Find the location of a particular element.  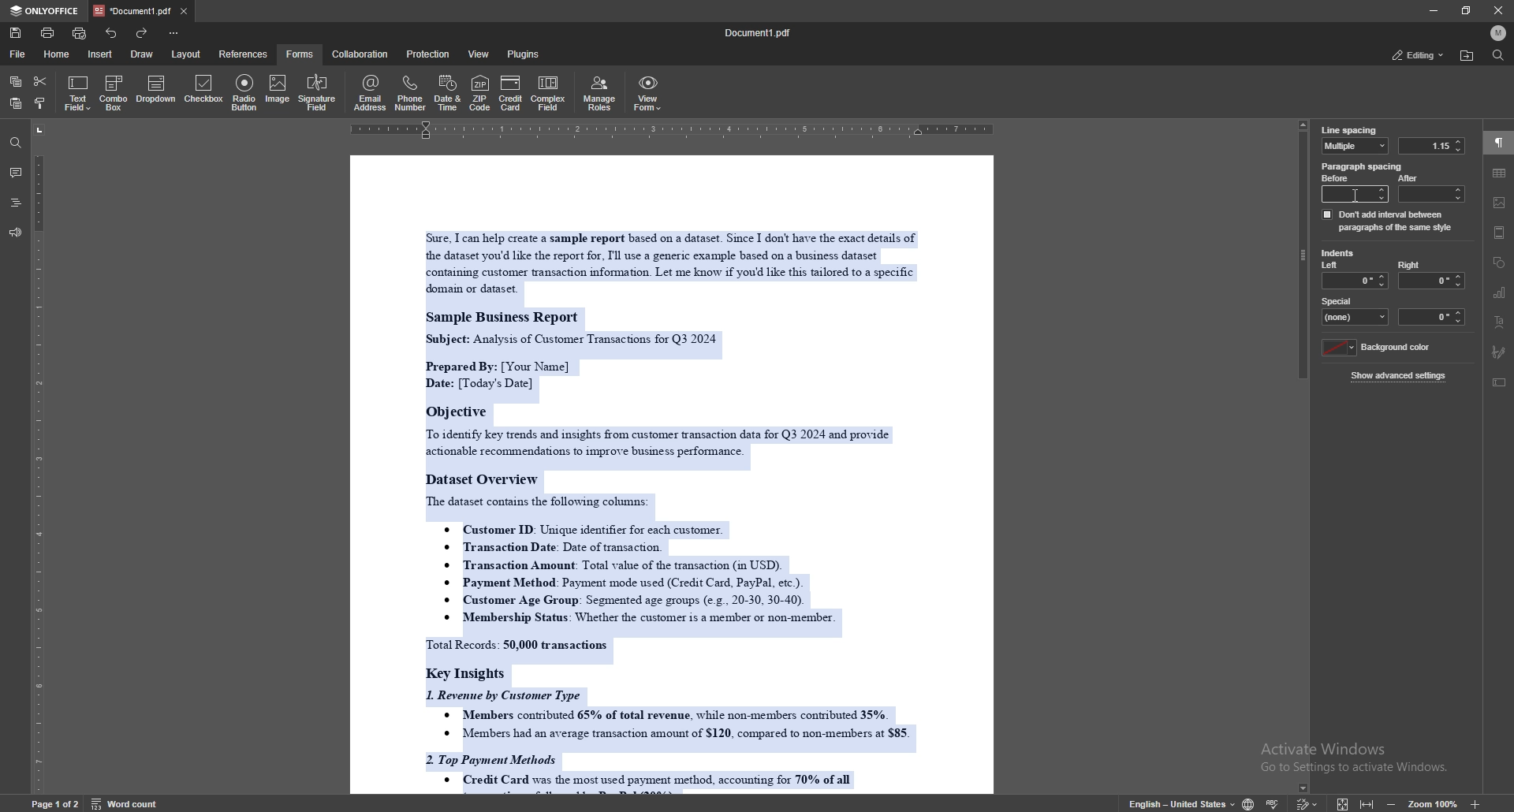

signature field is located at coordinates (317, 94).